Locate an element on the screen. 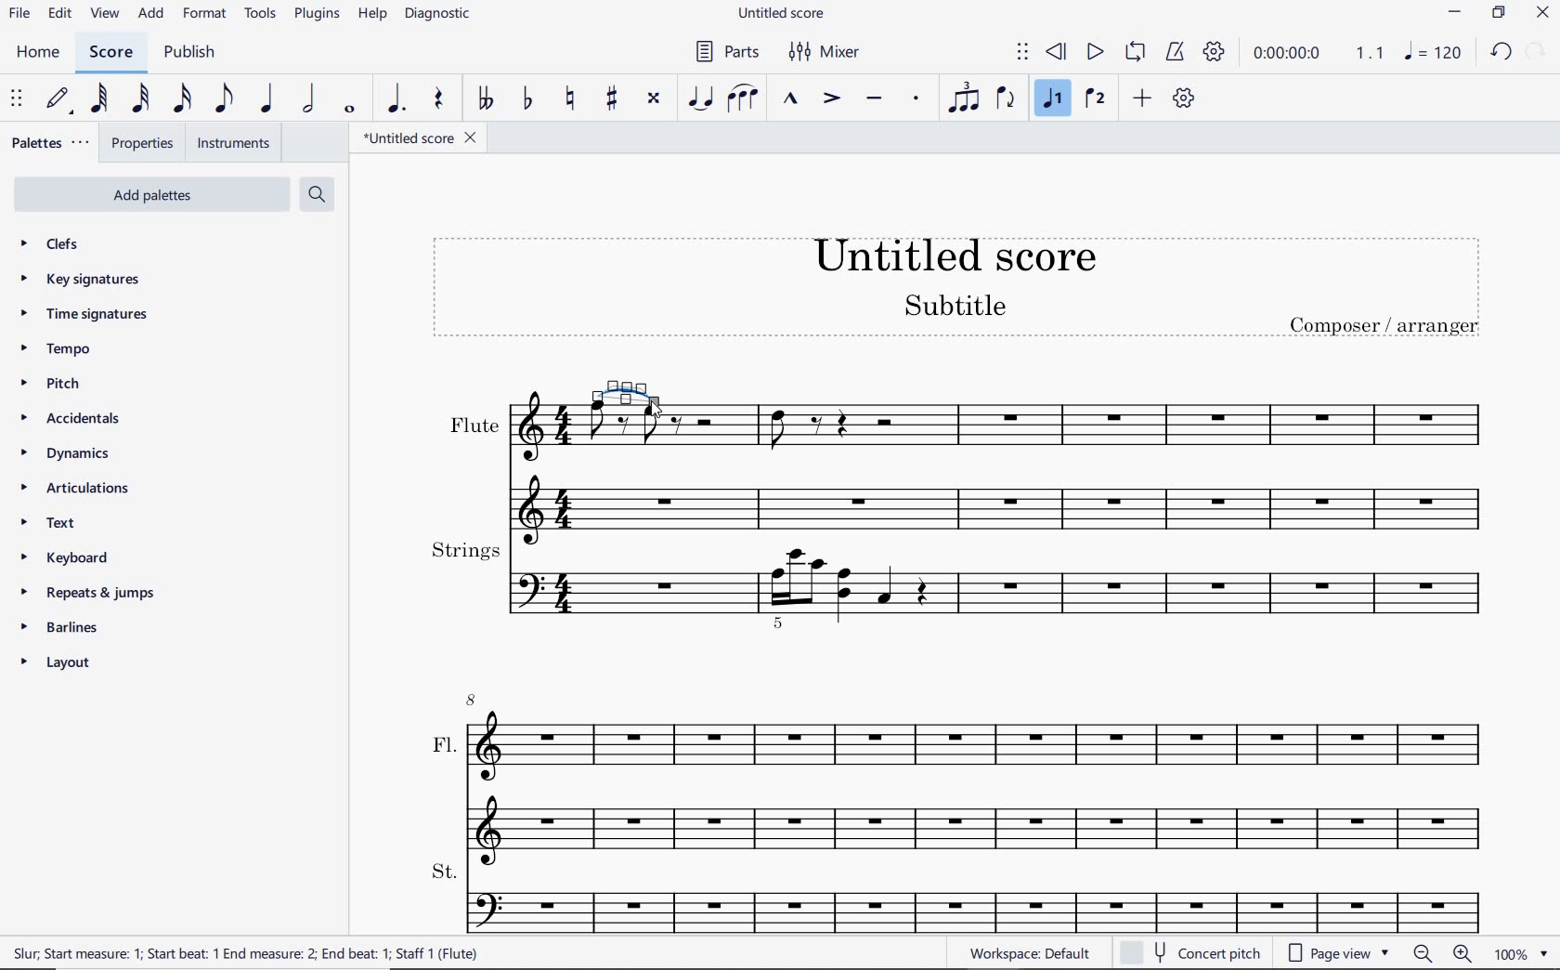 The width and height of the screenshot is (1560, 970). METRONOME is located at coordinates (1175, 53).